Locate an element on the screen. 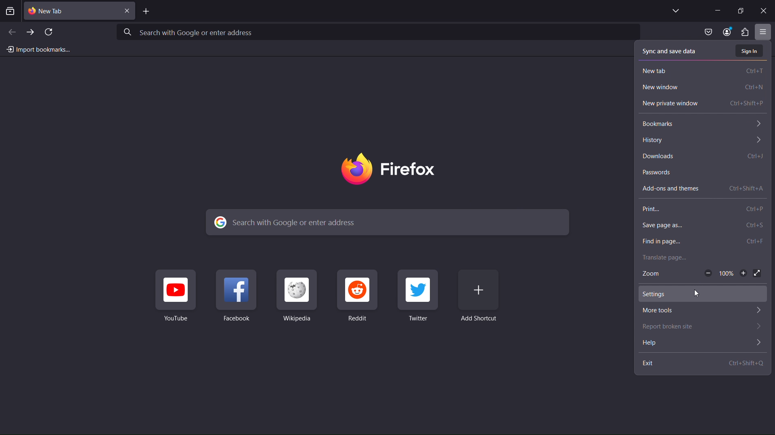  New Tab is located at coordinates (704, 70).